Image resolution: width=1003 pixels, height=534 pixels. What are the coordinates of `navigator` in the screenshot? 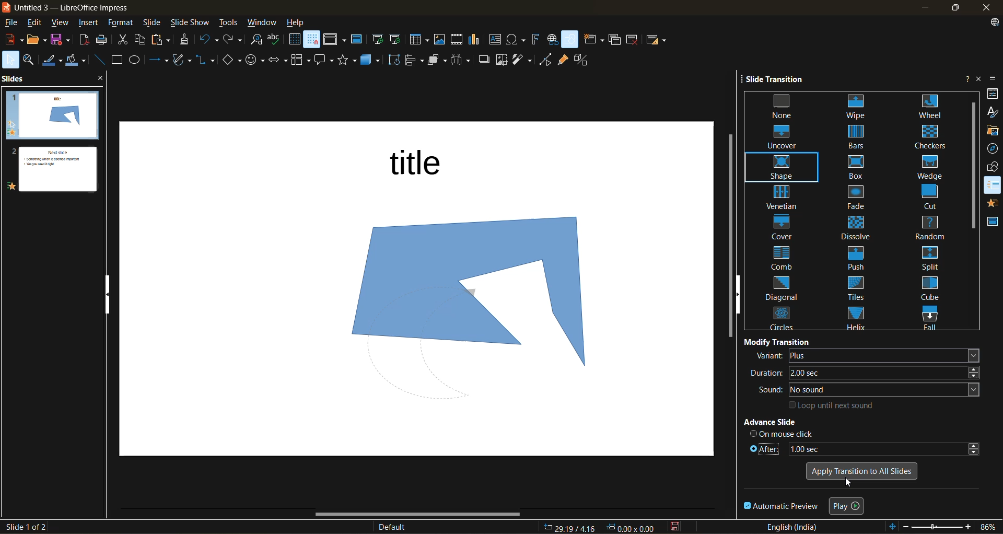 It's located at (993, 149).